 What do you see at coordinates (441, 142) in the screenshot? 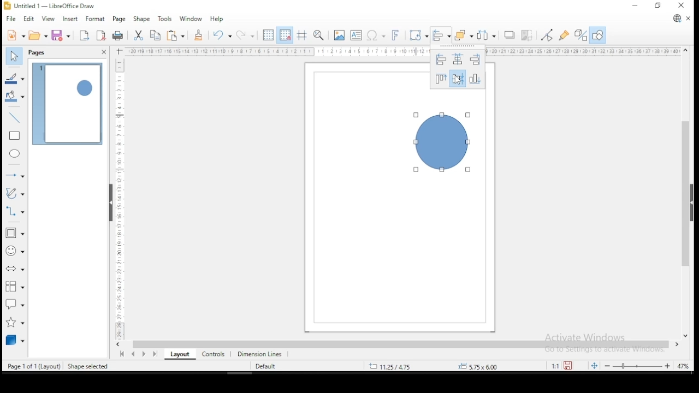
I see `shape` at bounding box center [441, 142].